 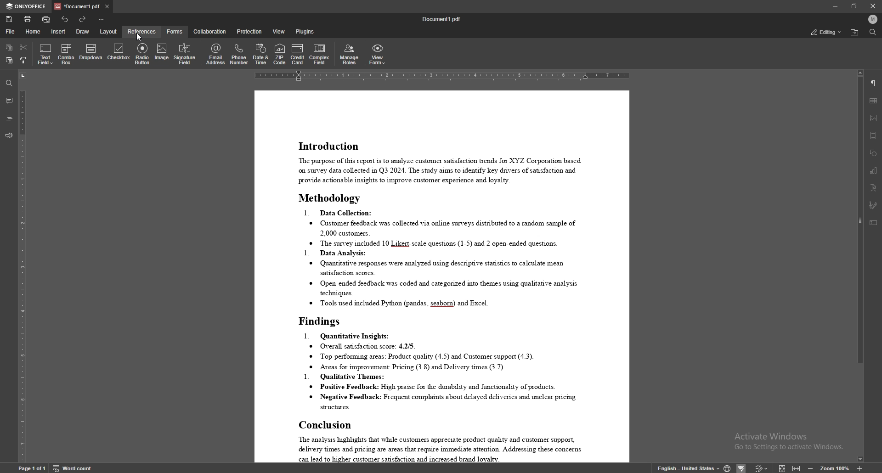 What do you see at coordinates (249, 31) in the screenshot?
I see `protection` at bounding box center [249, 31].